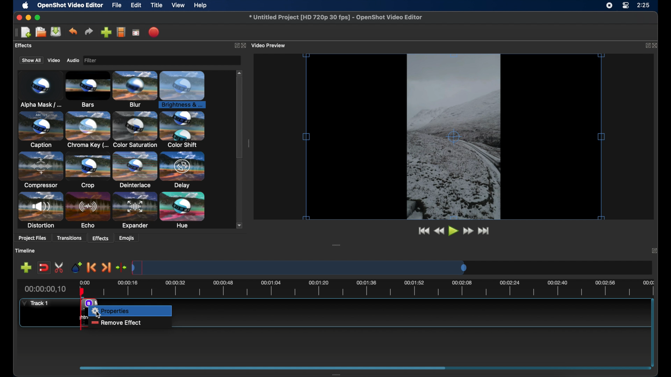  I want to click on effects, so click(23, 45).